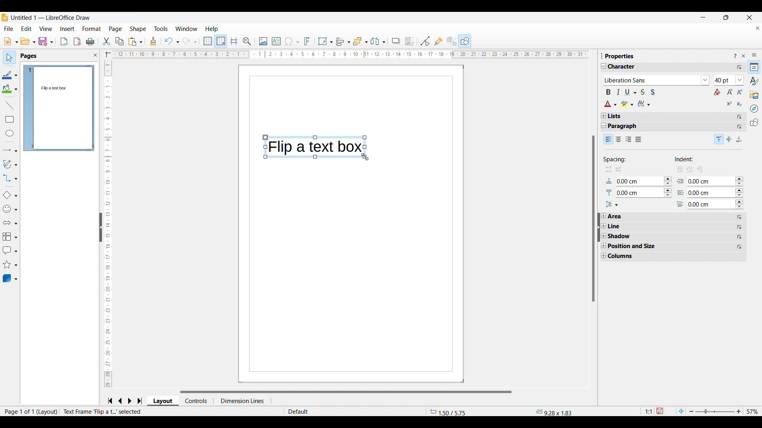  I want to click on Block arrow options, so click(10, 223).